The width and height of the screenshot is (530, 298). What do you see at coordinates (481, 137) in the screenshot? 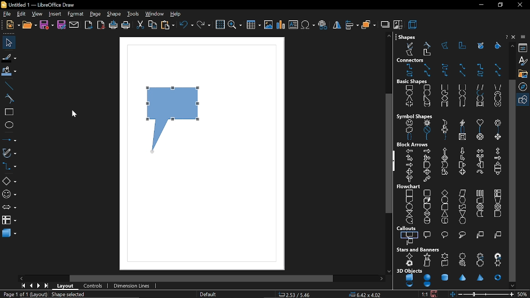
I see `octagon bevel` at bounding box center [481, 137].